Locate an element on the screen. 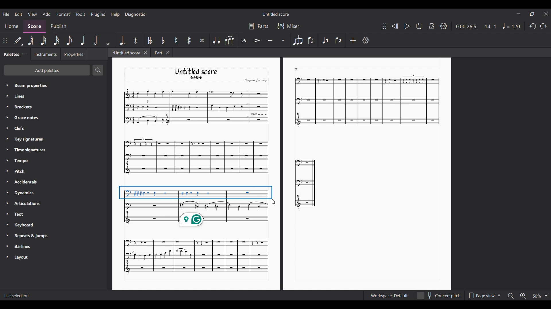 This screenshot has height=309, width=551. Change position is located at coordinates (5, 41).